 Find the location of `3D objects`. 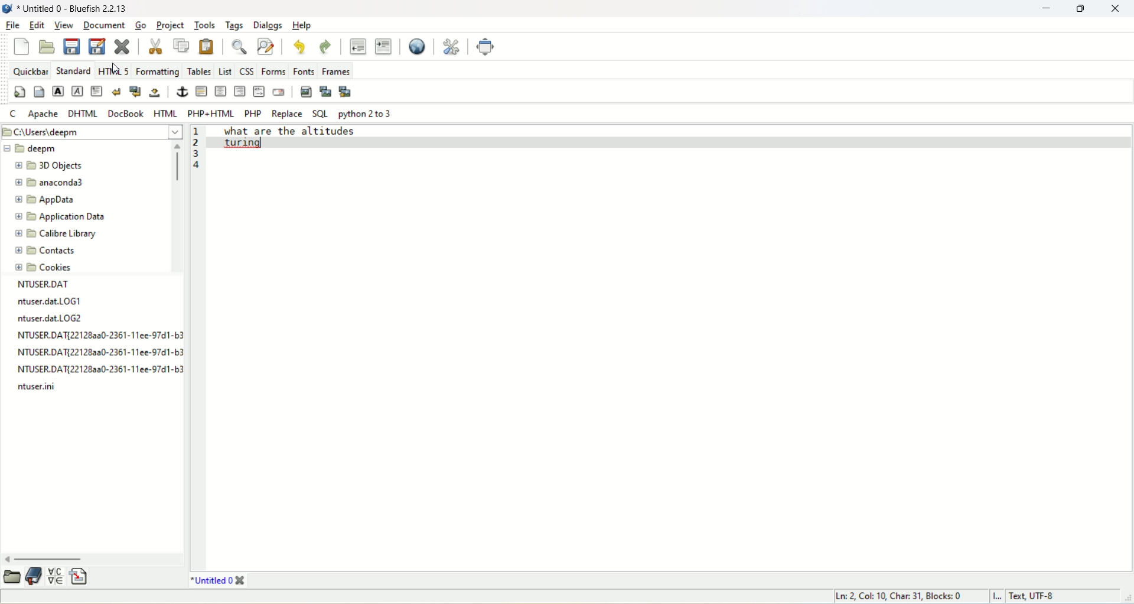

3D objects is located at coordinates (53, 167).